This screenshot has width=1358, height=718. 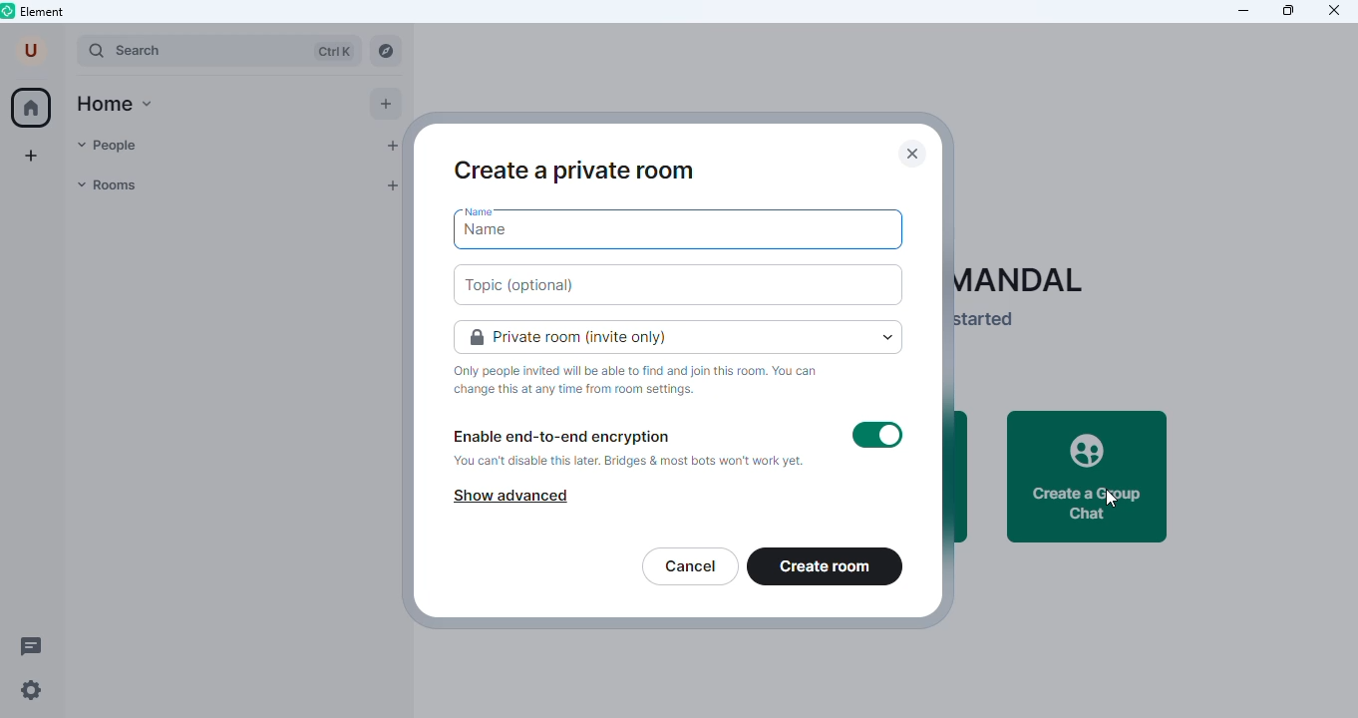 I want to click on choose room type, so click(x=676, y=338).